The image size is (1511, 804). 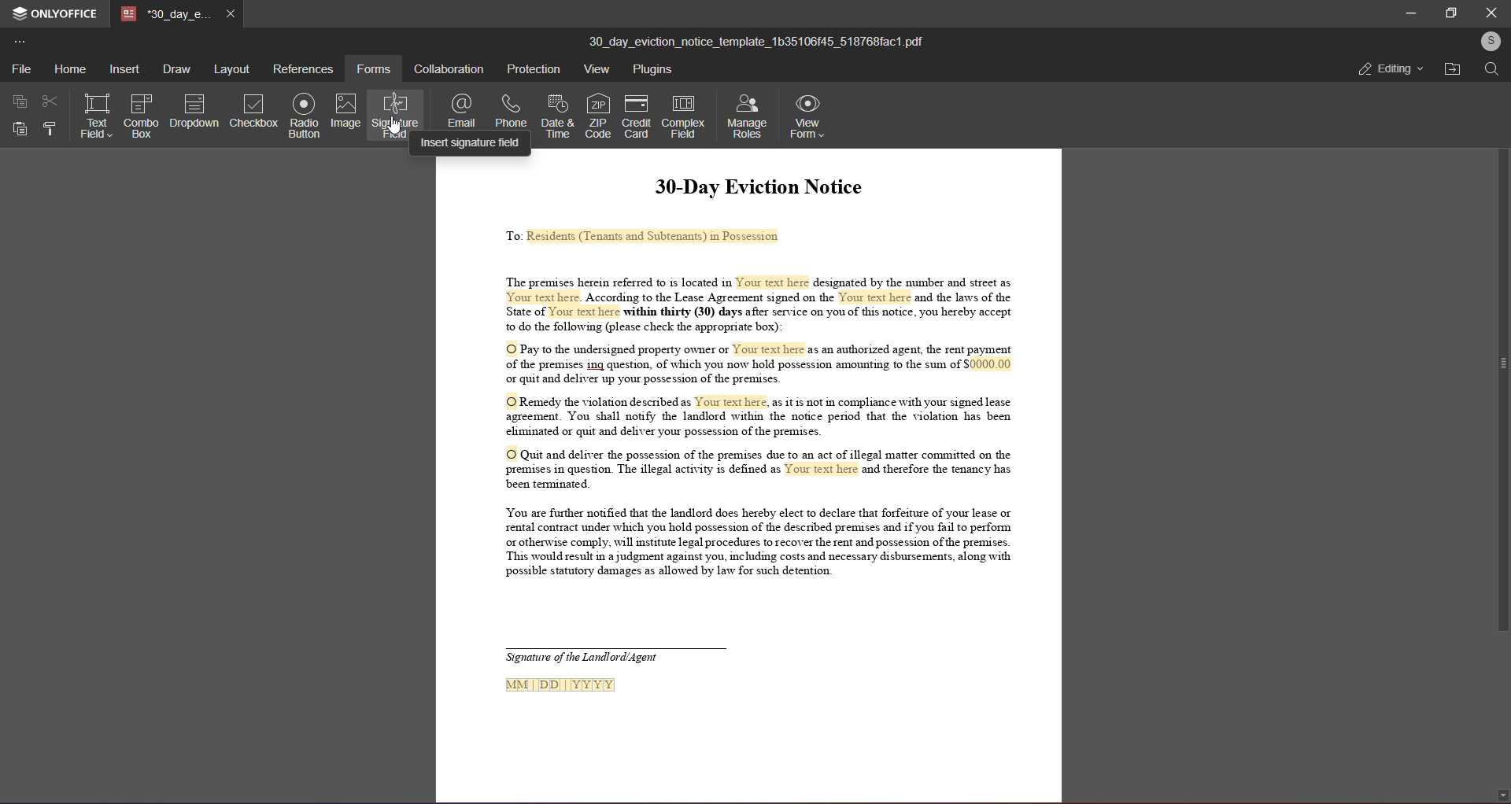 I want to click on more, so click(x=24, y=42).